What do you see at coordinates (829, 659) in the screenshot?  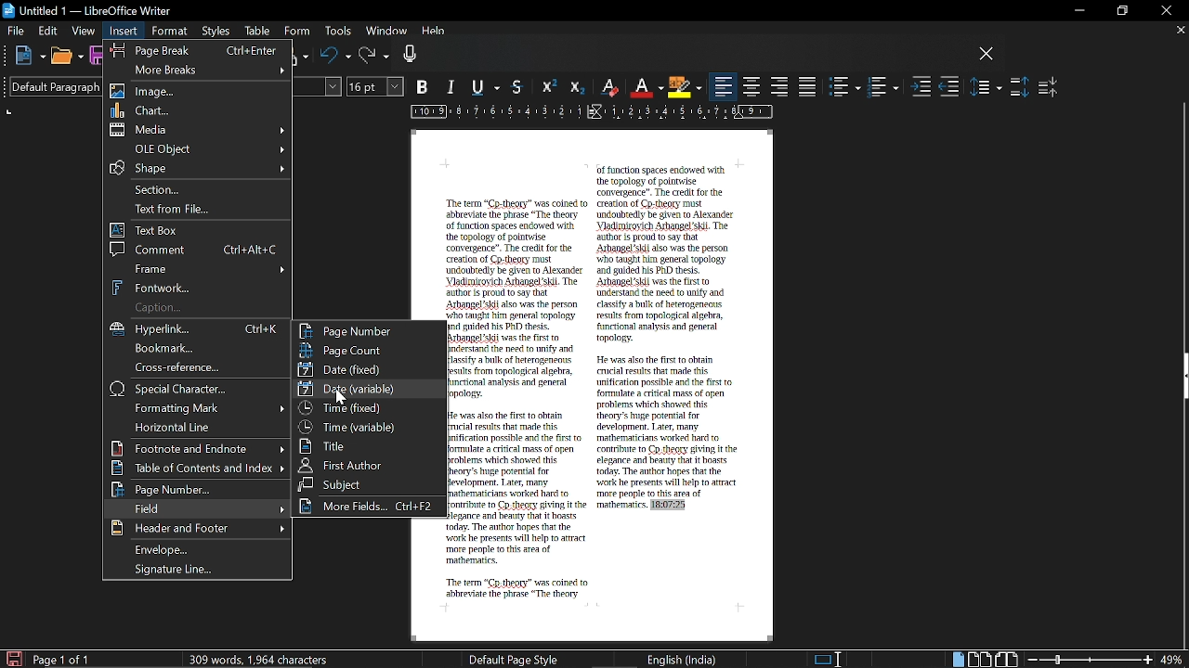 I see `Standard selection` at bounding box center [829, 659].